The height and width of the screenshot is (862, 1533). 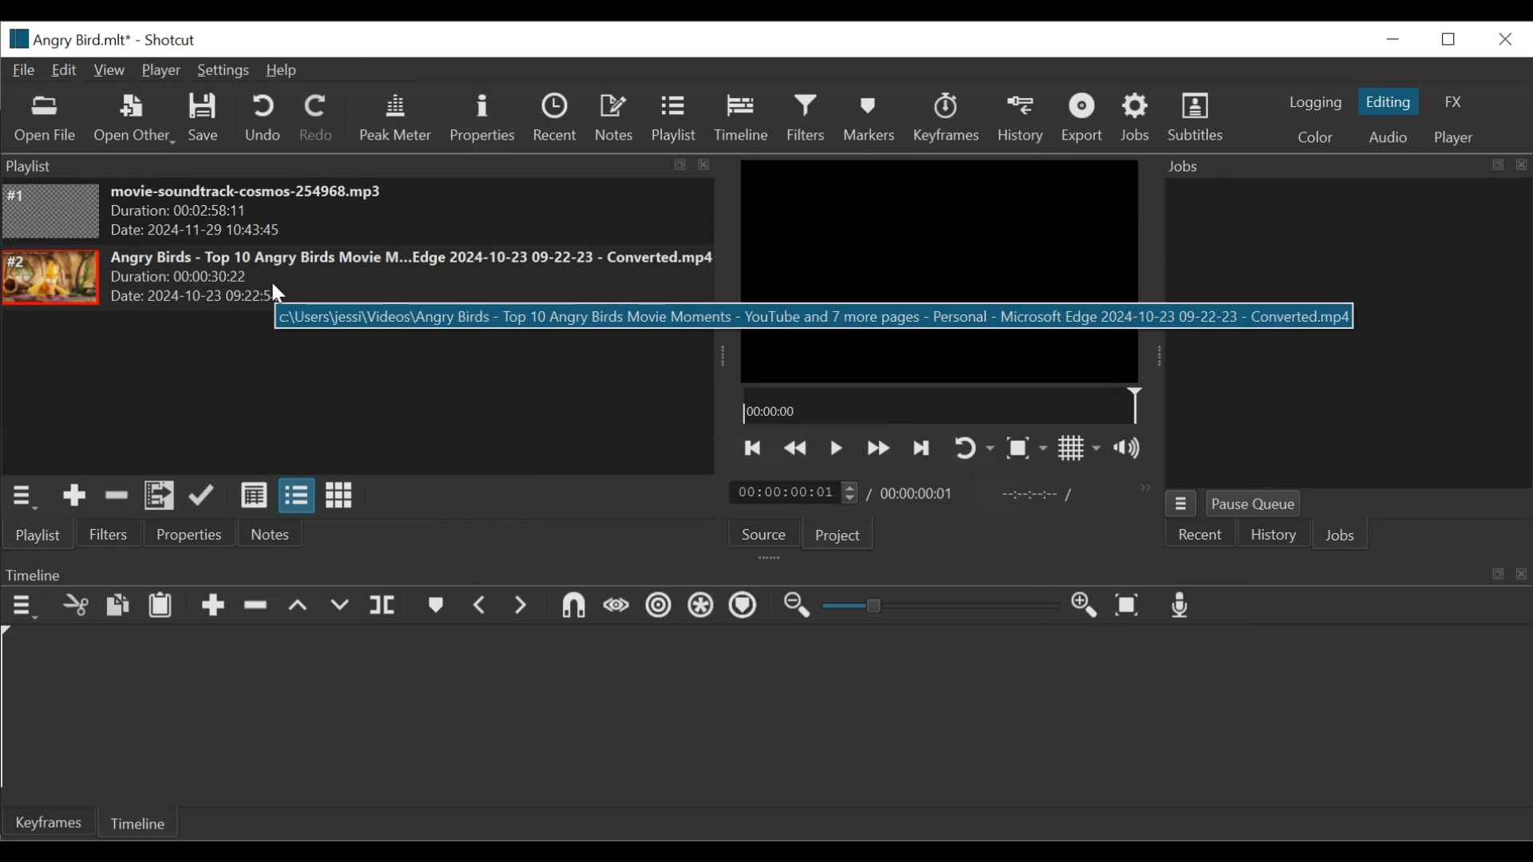 What do you see at coordinates (1080, 449) in the screenshot?
I see `Toggle display grid on the player` at bounding box center [1080, 449].